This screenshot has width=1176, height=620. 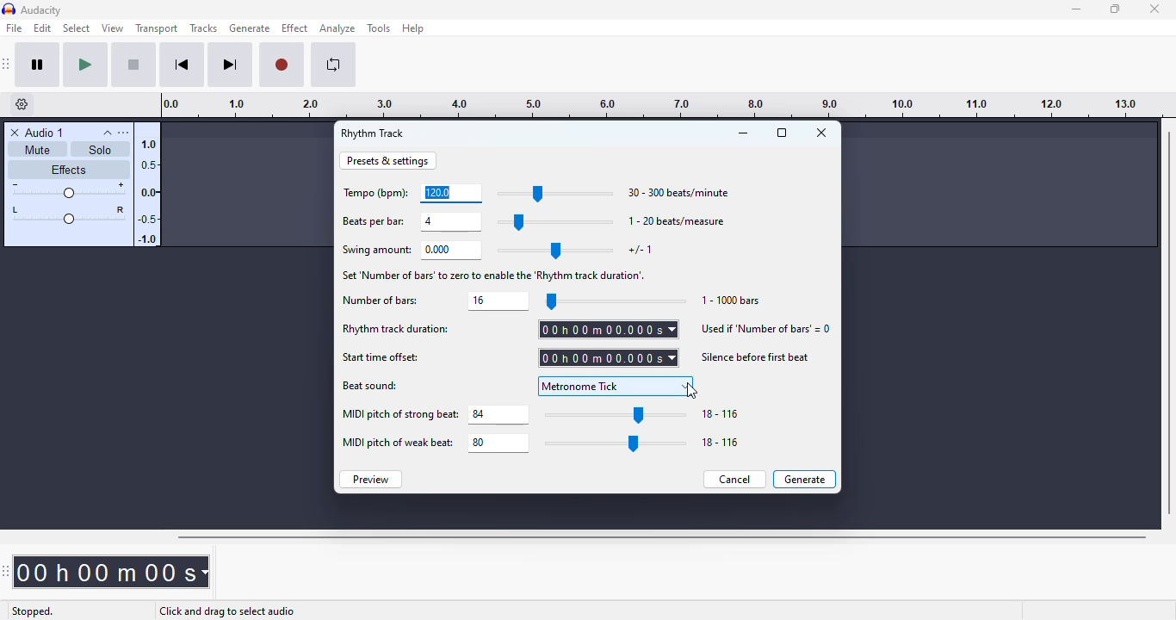 I want to click on amplitude, so click(x=147, y=189).